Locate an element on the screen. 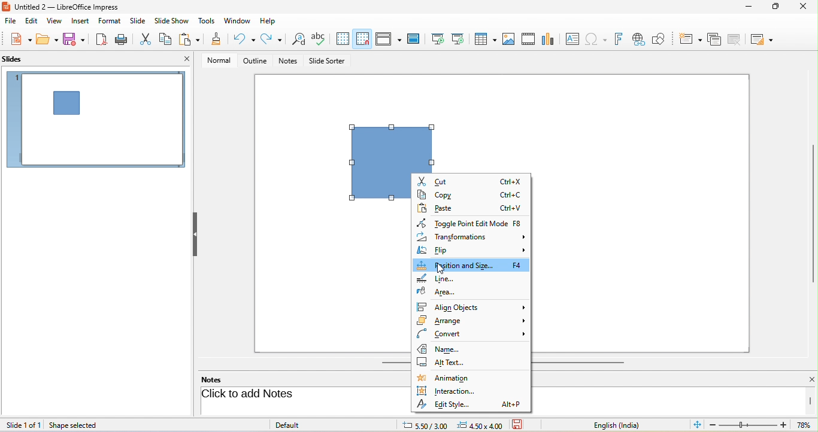 The height and width of the screenshot is (432, 818). untitled 2-libre office impress is located at coordinates (74, 6).